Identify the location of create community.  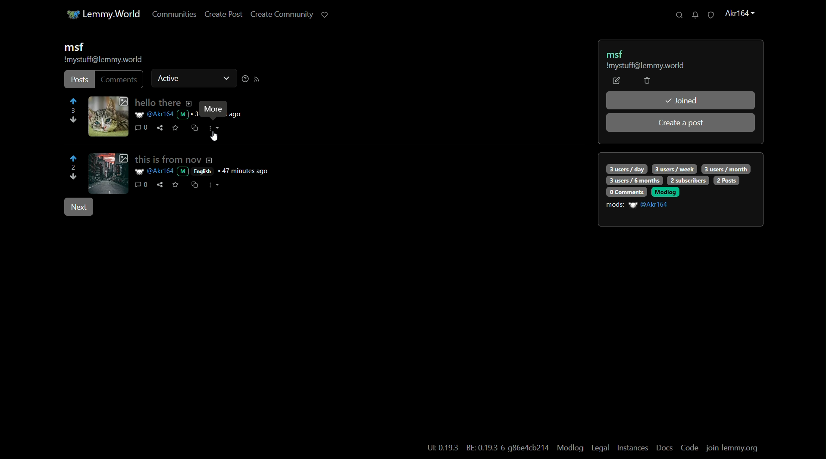
(279, 15).